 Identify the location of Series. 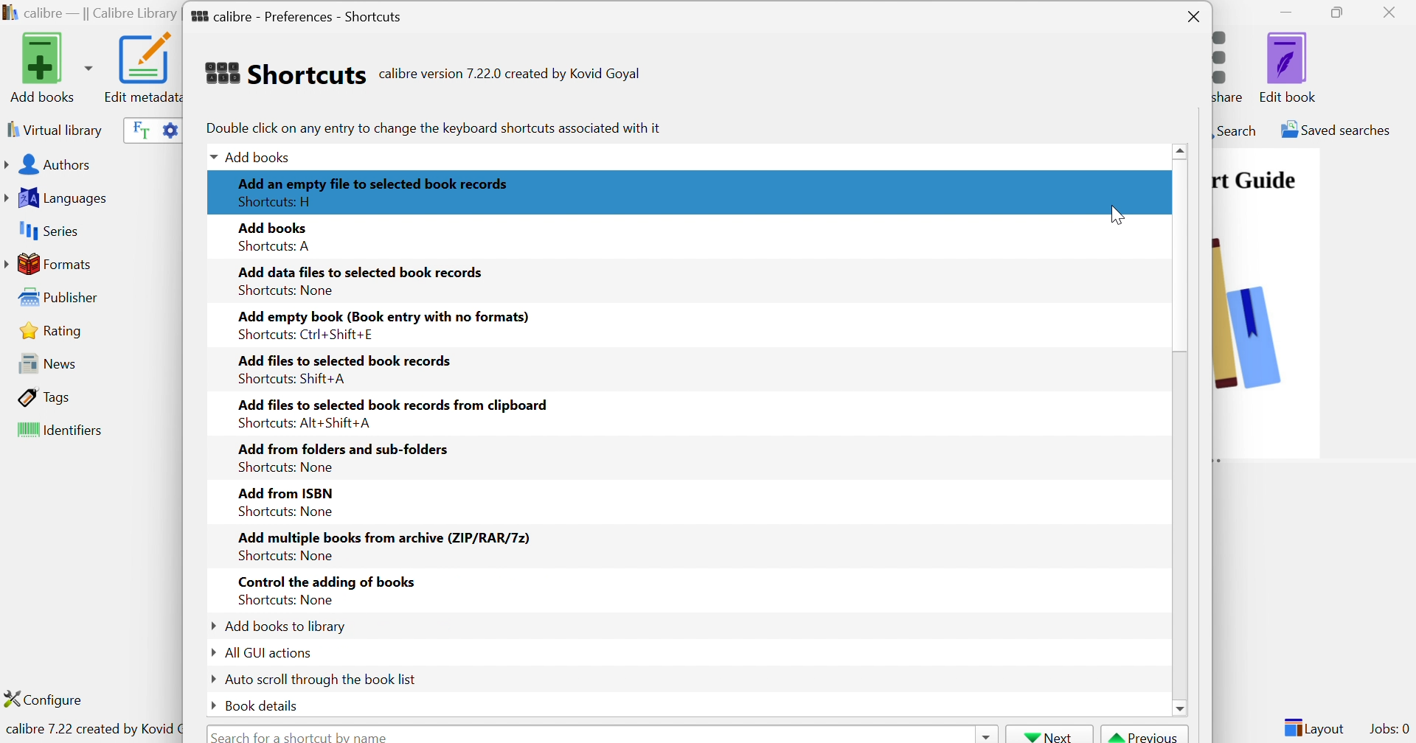
(46, 231).